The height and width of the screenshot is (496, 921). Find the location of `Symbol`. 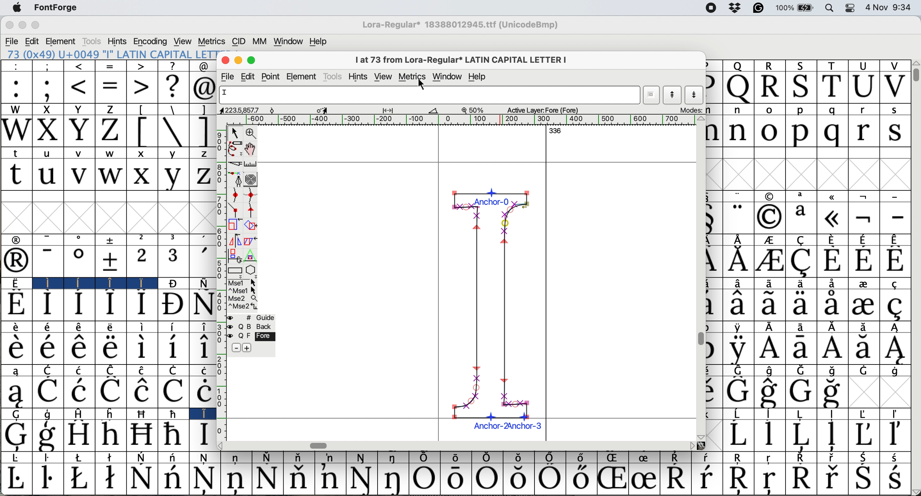

Symbol is located at coordinates (143, 370).